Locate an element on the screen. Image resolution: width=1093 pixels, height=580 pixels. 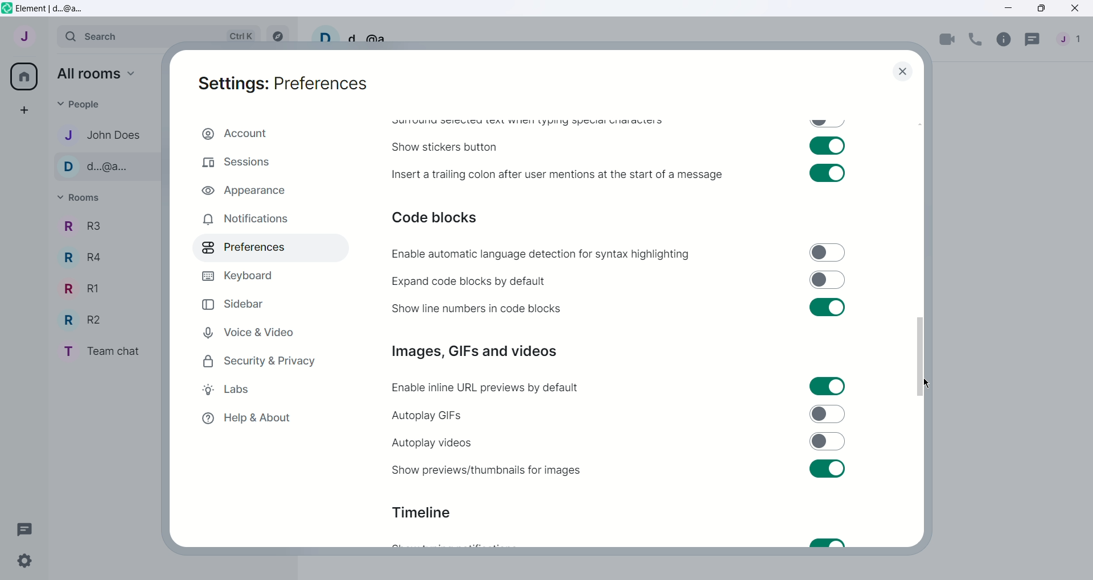
People is located at coordinates (1073, 40).